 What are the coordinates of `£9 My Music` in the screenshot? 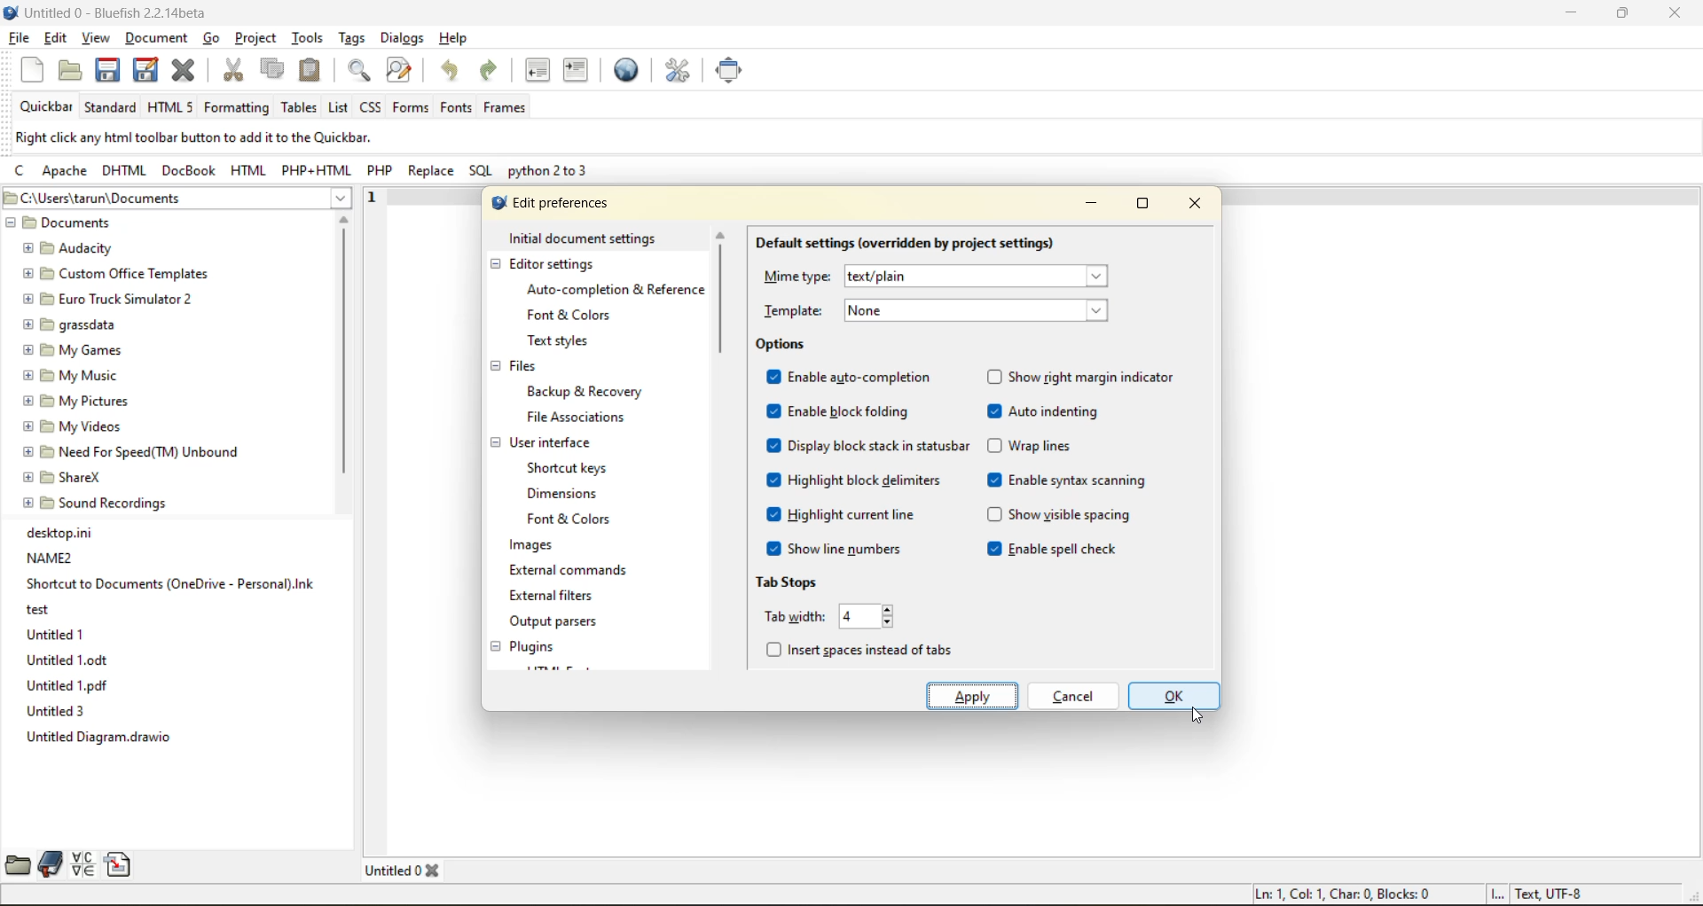 It's located at (70, 375).